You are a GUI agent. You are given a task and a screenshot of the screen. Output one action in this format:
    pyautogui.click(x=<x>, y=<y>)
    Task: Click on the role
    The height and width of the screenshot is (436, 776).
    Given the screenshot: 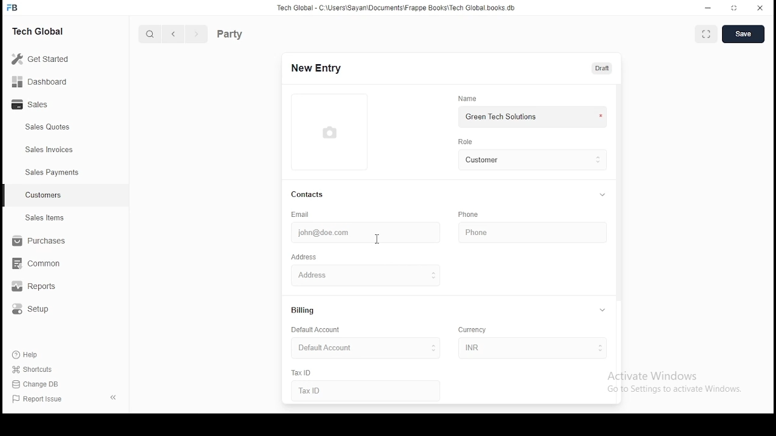 What is the action you would take?
    pyautogui.click(x=464, y=142)
    